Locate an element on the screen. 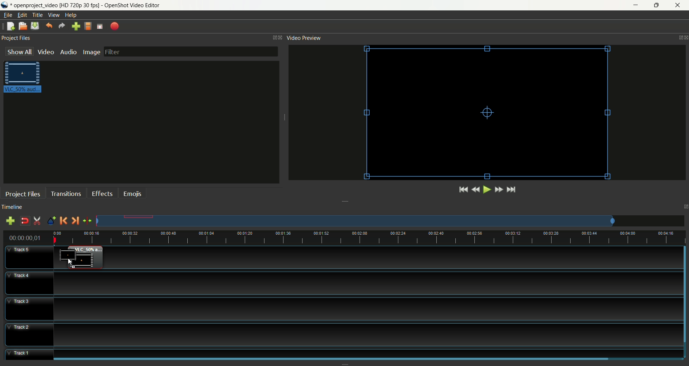  add marker is located at coordinates (51, 220).